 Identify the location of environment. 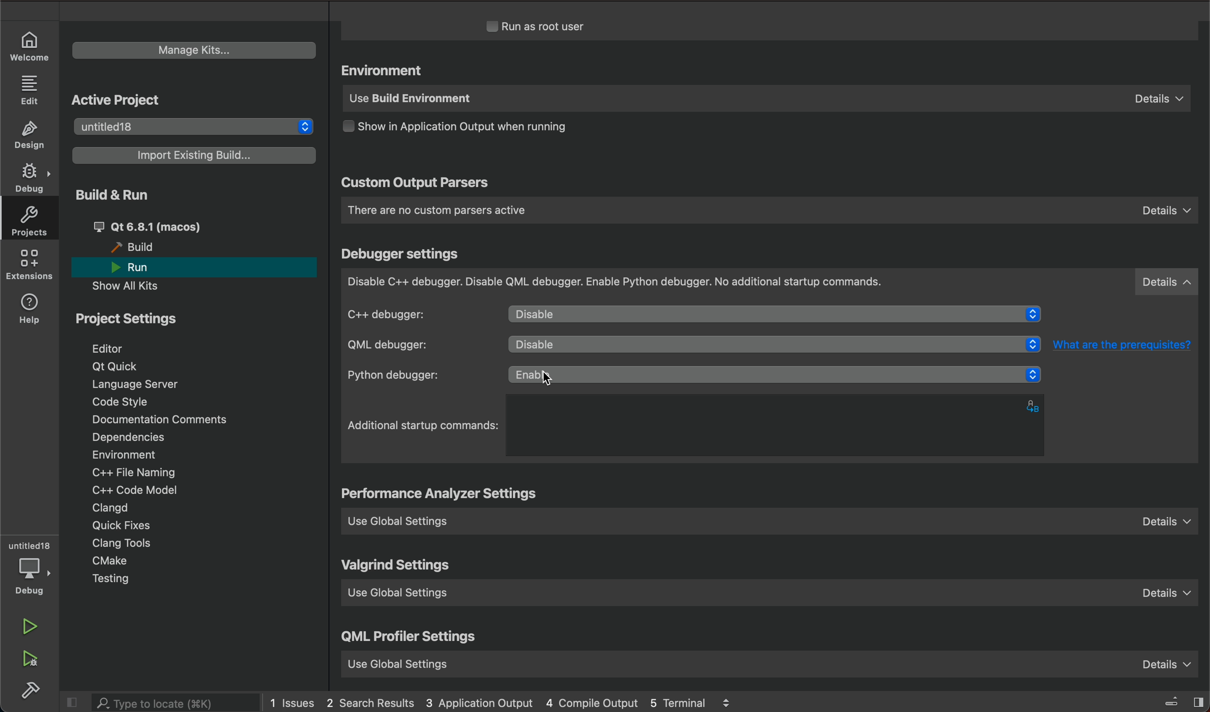
(385, 71).